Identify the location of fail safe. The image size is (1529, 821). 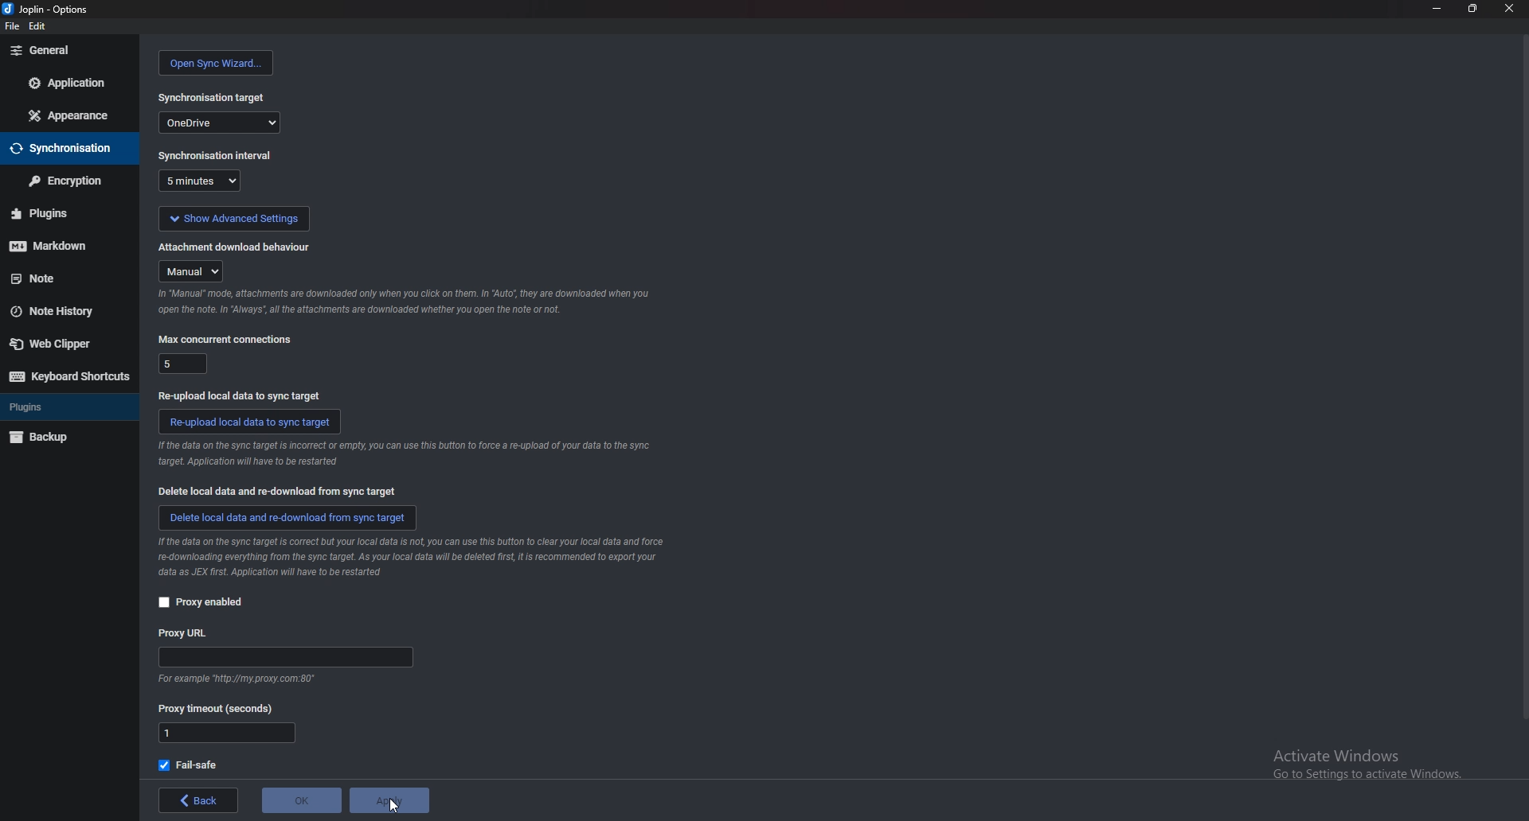
(190, 765).